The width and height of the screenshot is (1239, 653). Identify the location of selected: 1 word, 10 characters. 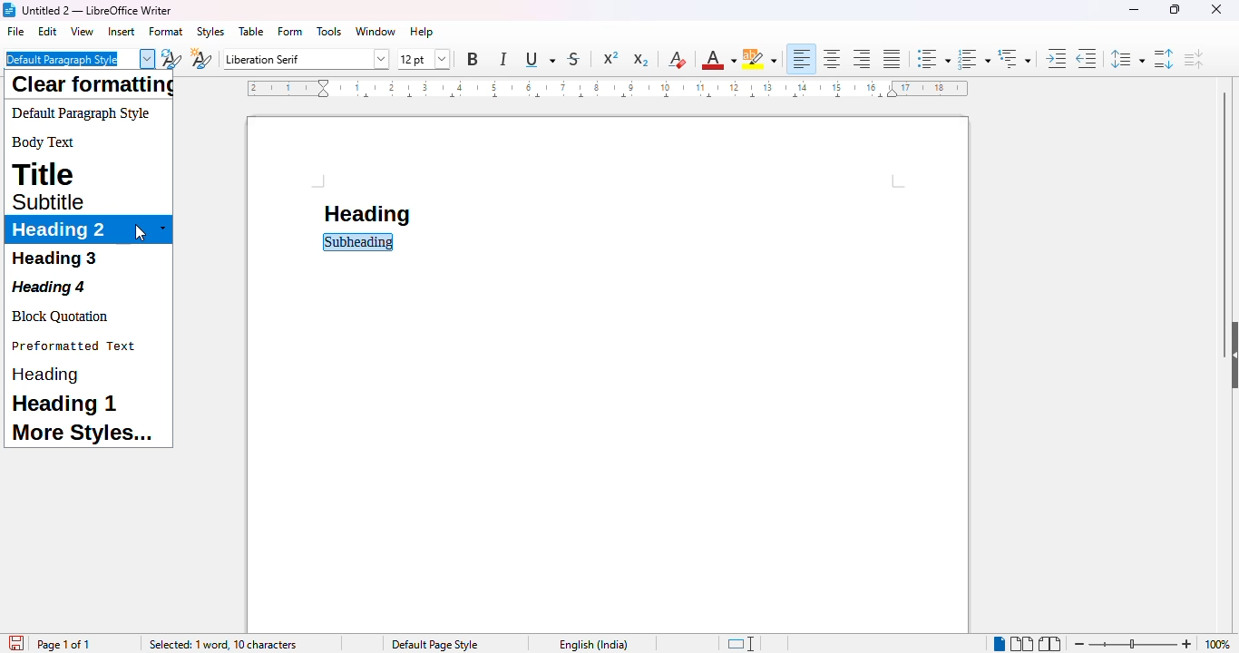
(223, 645).